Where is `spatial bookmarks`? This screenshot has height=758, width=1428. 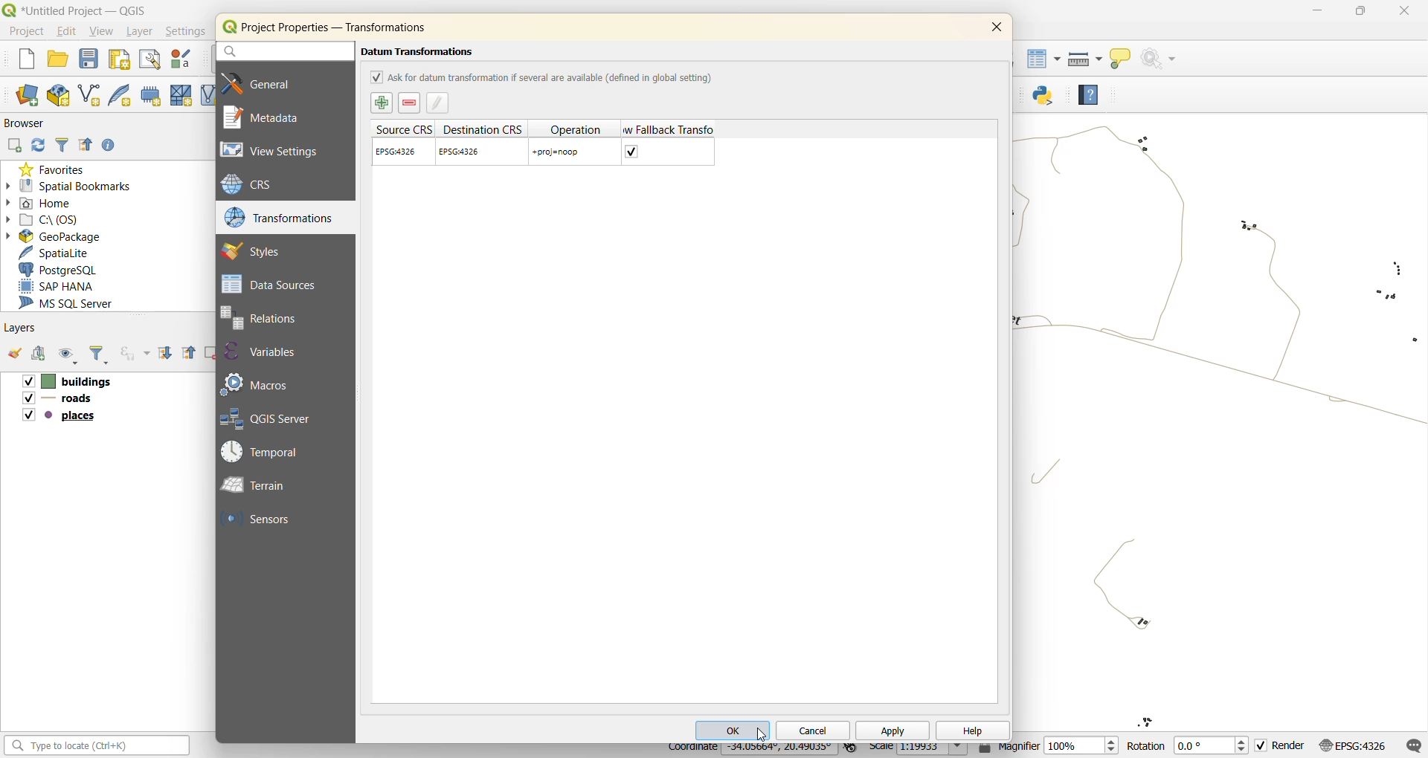 spatial bookmarks is located at coordinates (70, 185).